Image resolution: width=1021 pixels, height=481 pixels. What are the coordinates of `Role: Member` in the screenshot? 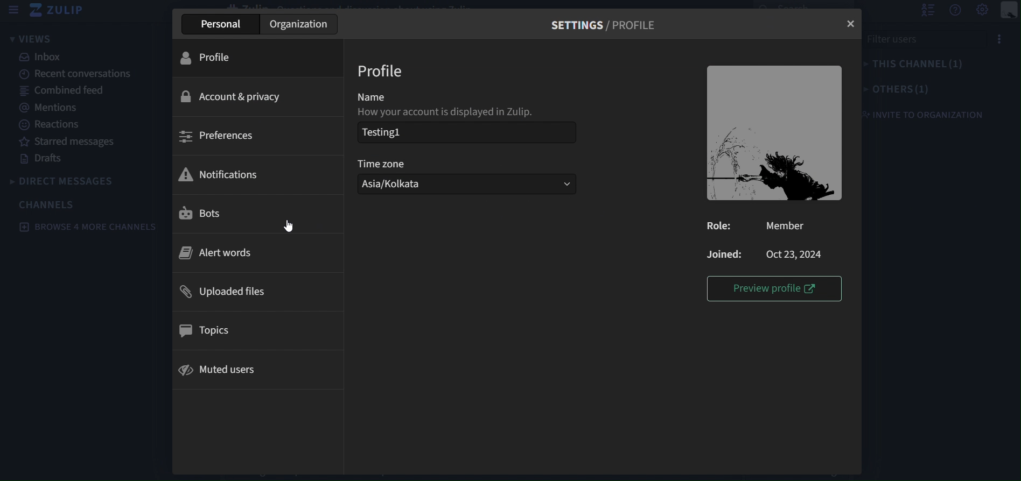 It's located at (763, 227).